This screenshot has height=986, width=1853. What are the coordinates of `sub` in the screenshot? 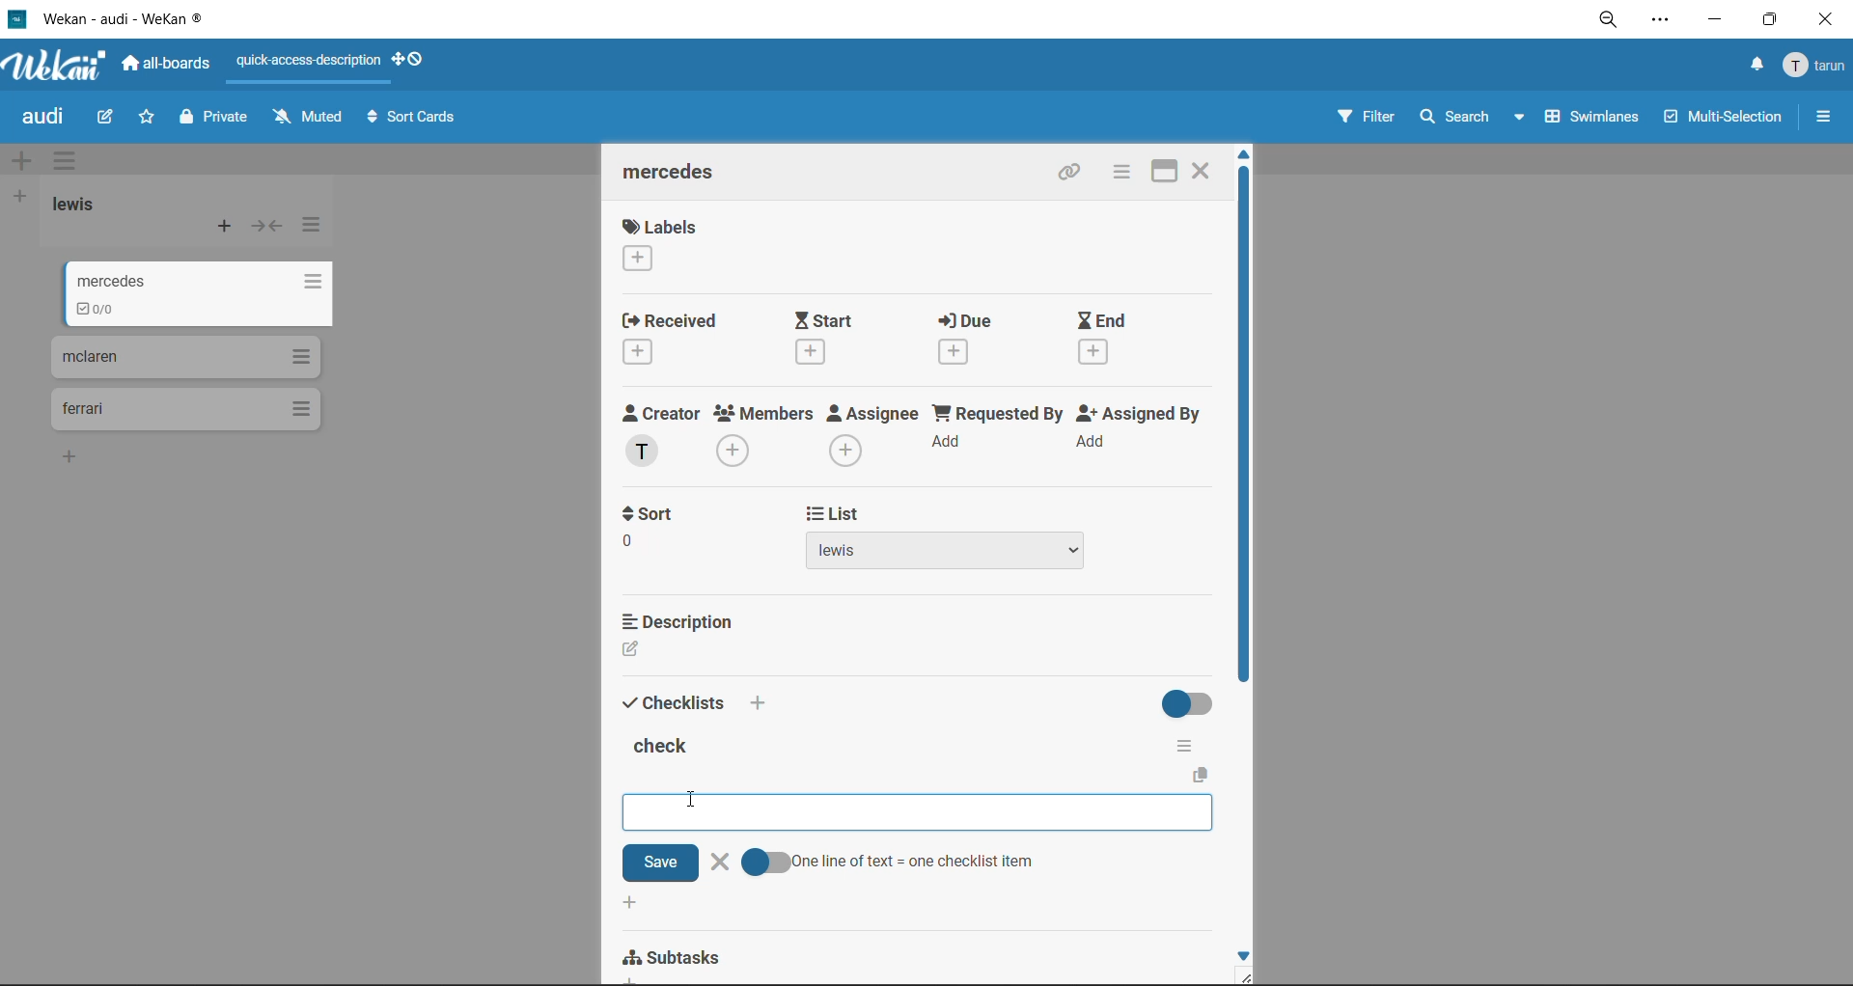 It's located at (677, 958).